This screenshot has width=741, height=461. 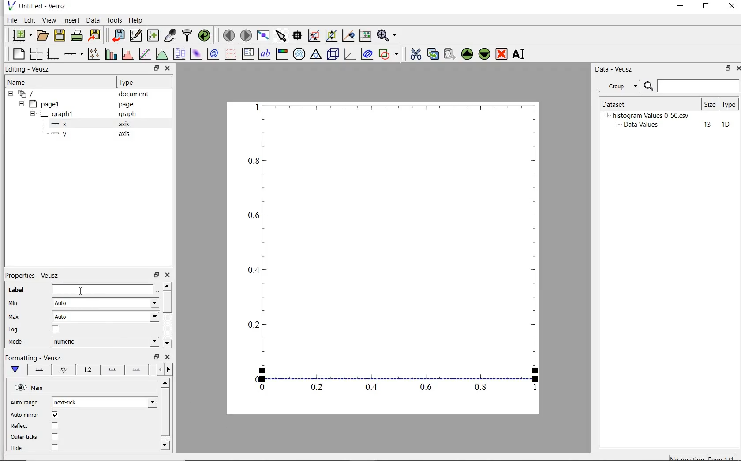 What do you see at coordinates (263, 34) in the screenshot?
I see `view plot fullscreen` at bounding box center [263, 34].